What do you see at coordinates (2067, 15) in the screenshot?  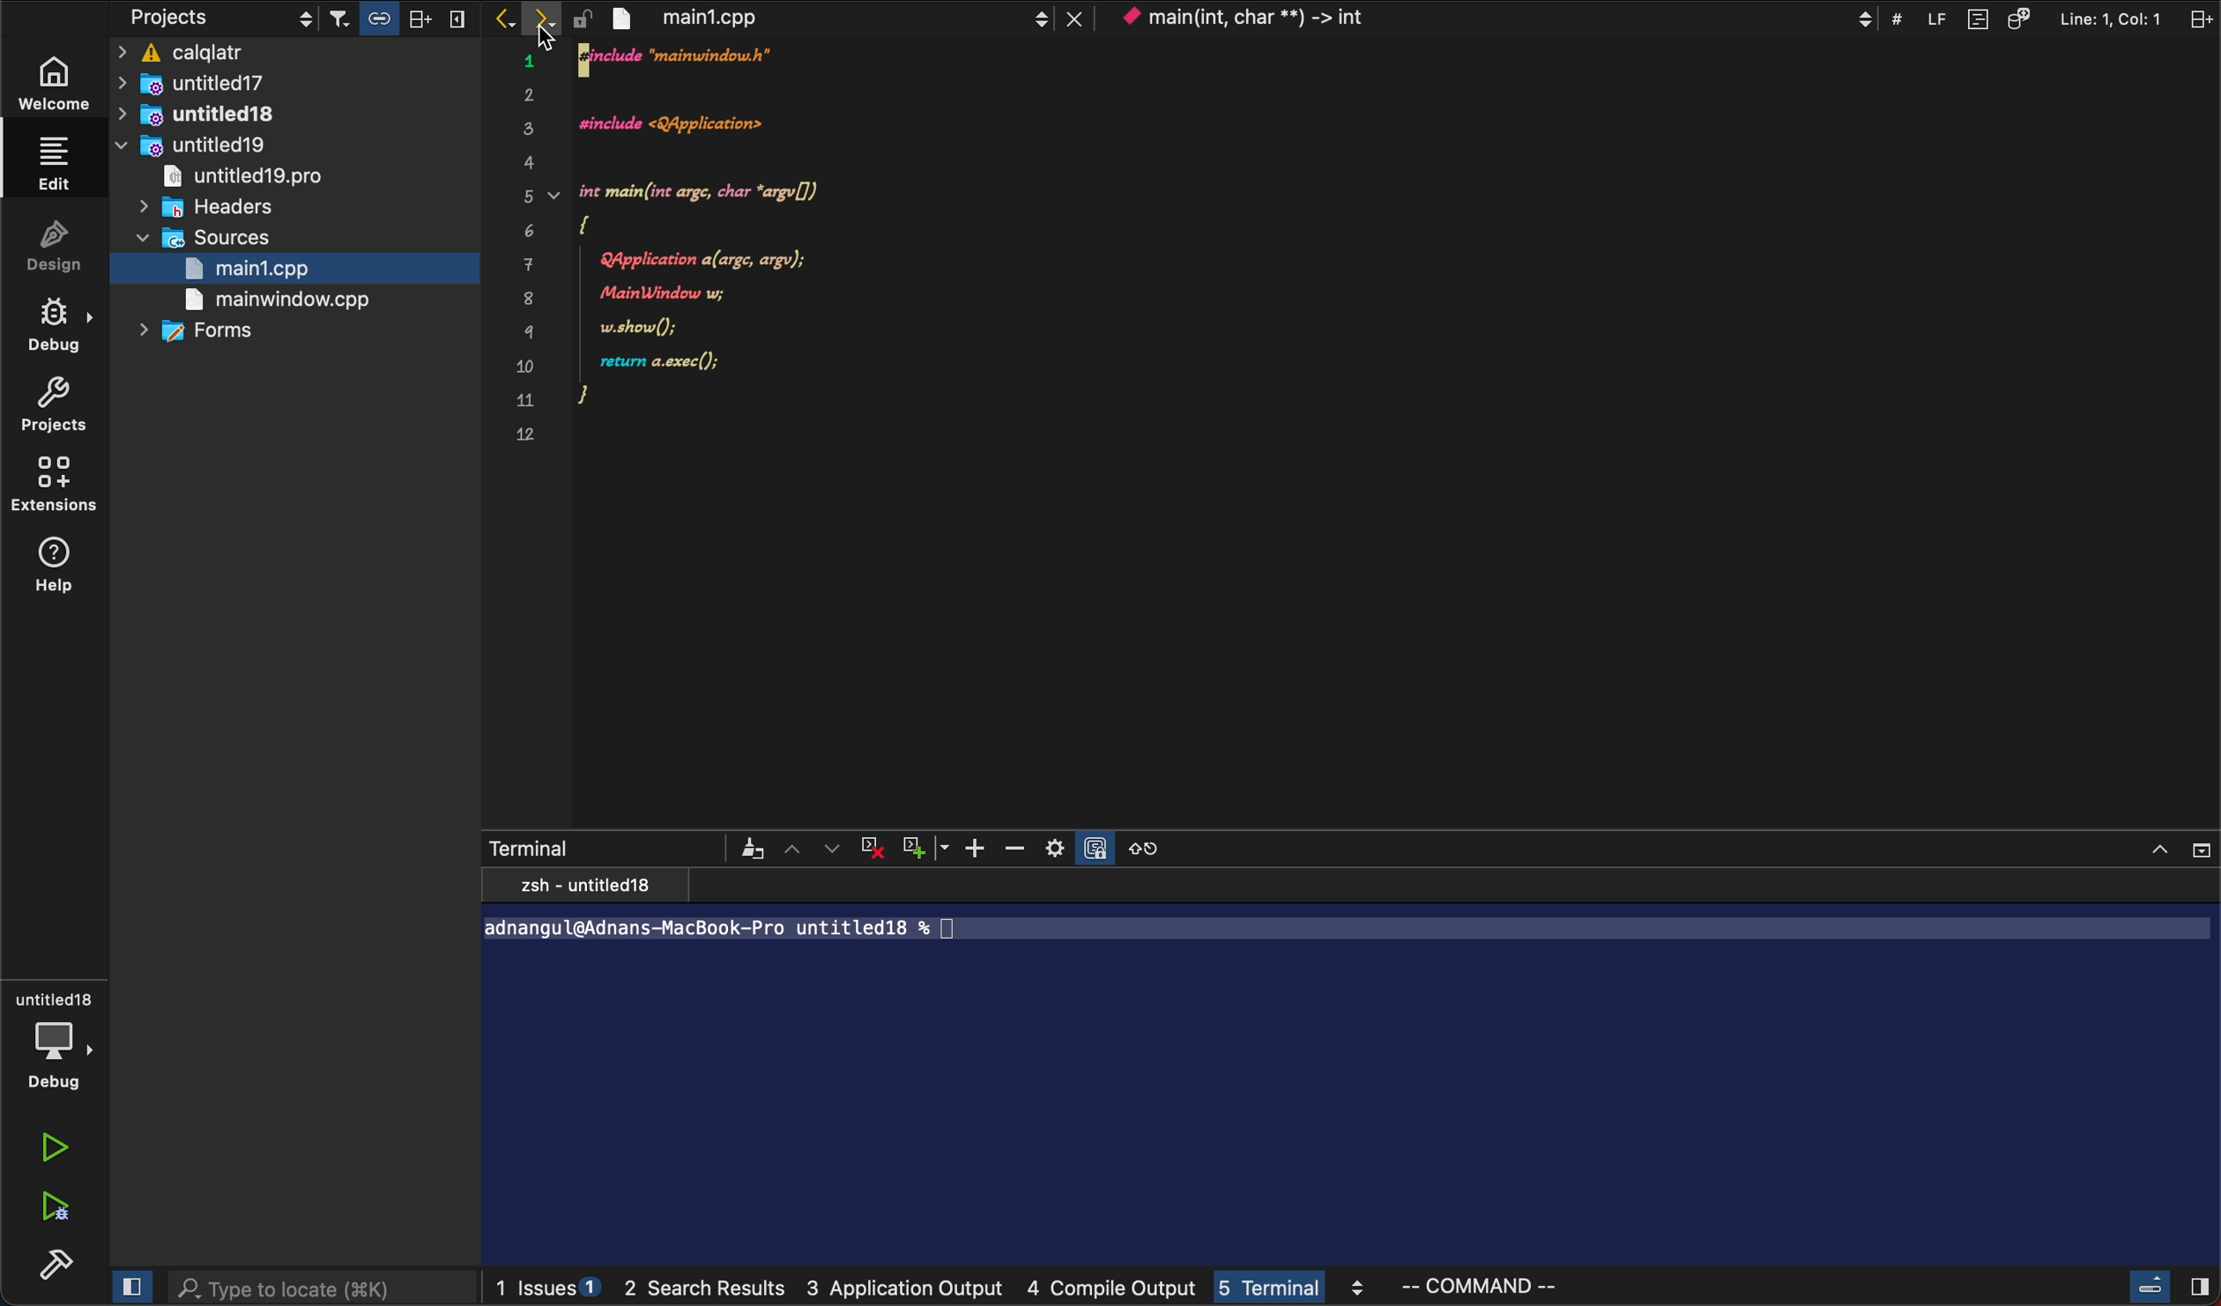 I see `split` at bounding box center [2067, 15].